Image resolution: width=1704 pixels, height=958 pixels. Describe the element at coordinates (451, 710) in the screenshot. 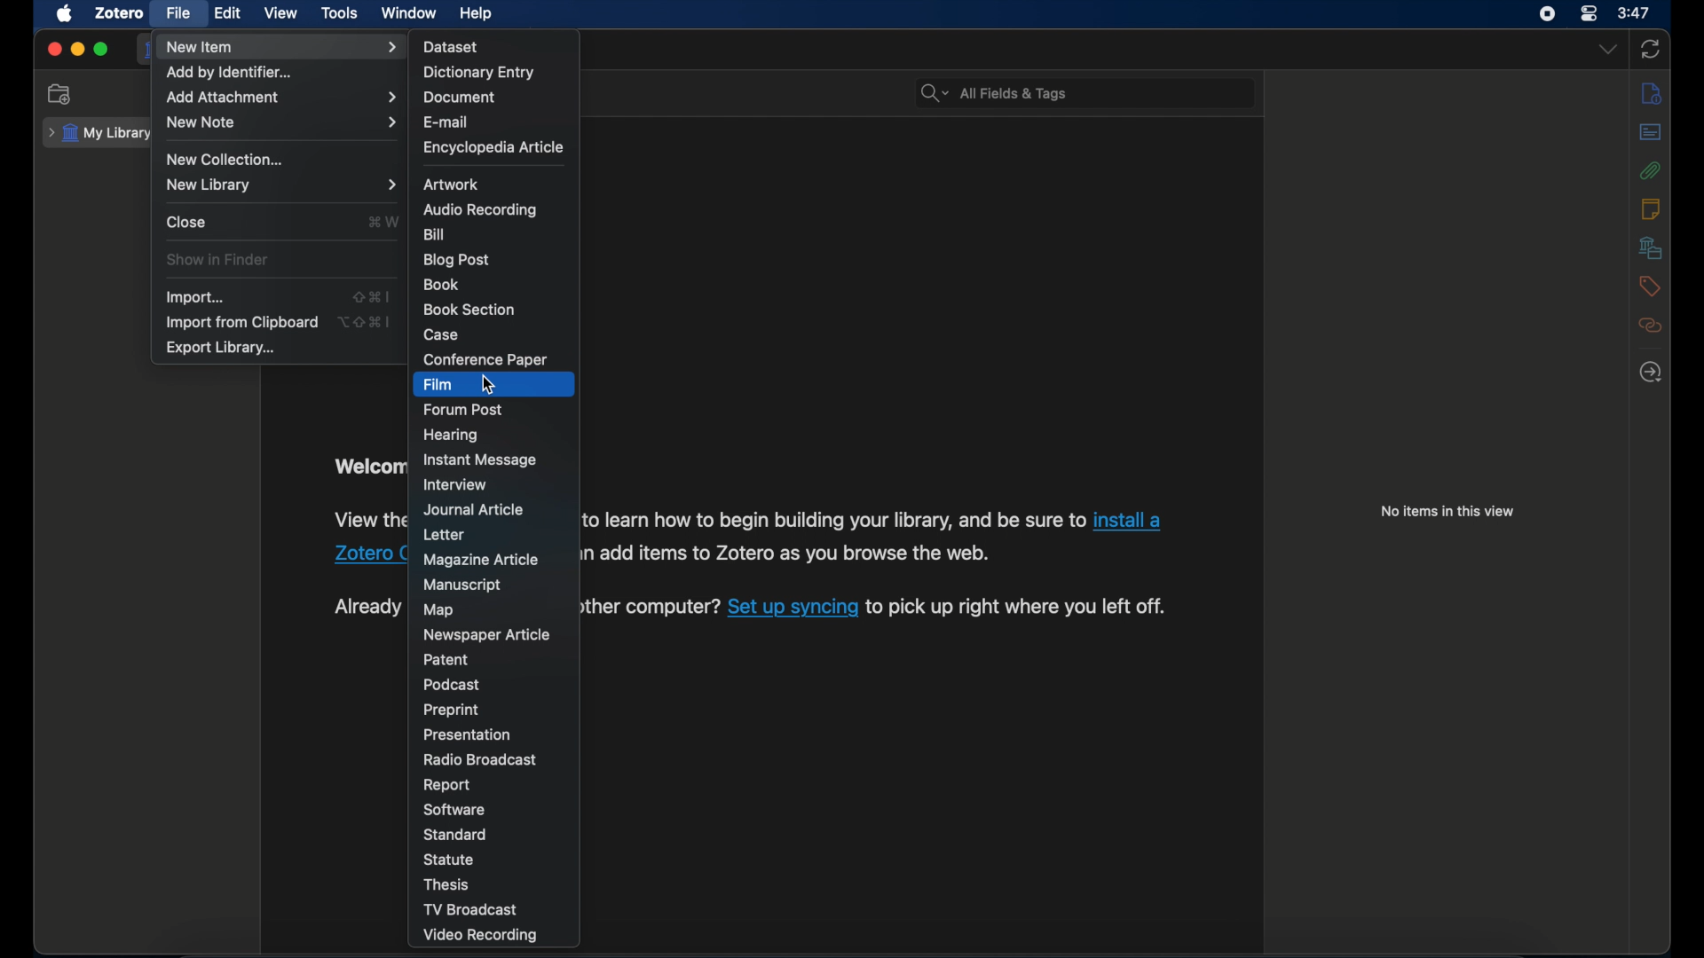

I see `preprint` at that location.